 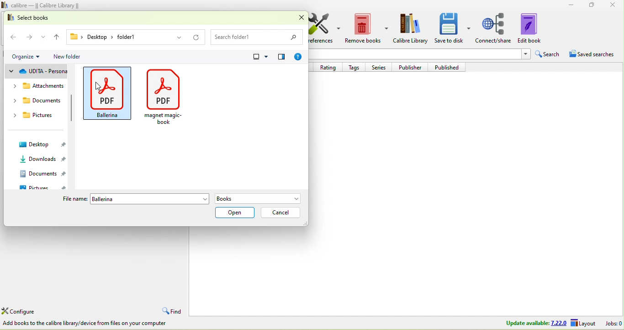 I want to click on udta-personal, so click(x=38, y=72).